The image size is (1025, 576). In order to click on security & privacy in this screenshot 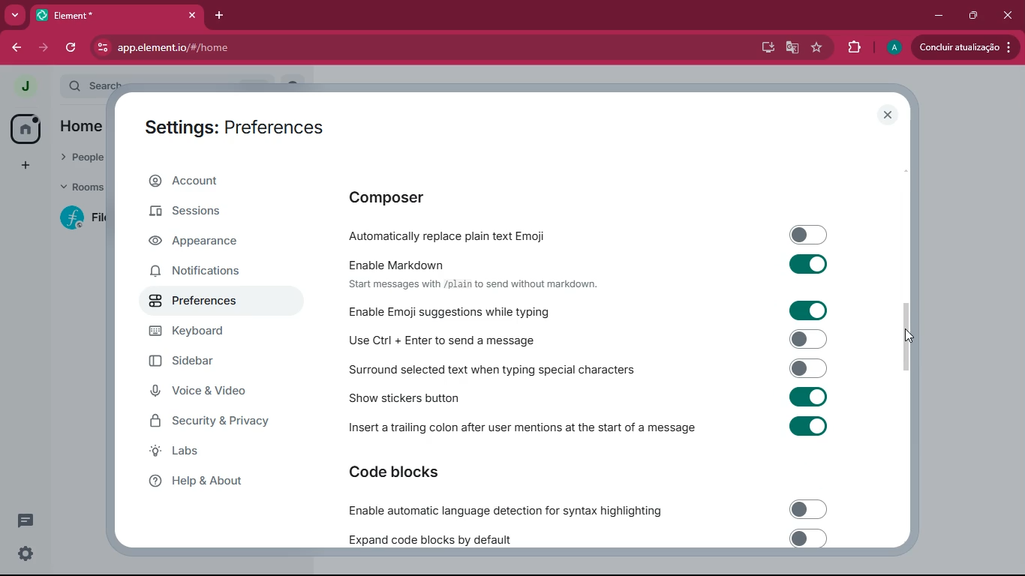, I will do `click(211, 420)`.